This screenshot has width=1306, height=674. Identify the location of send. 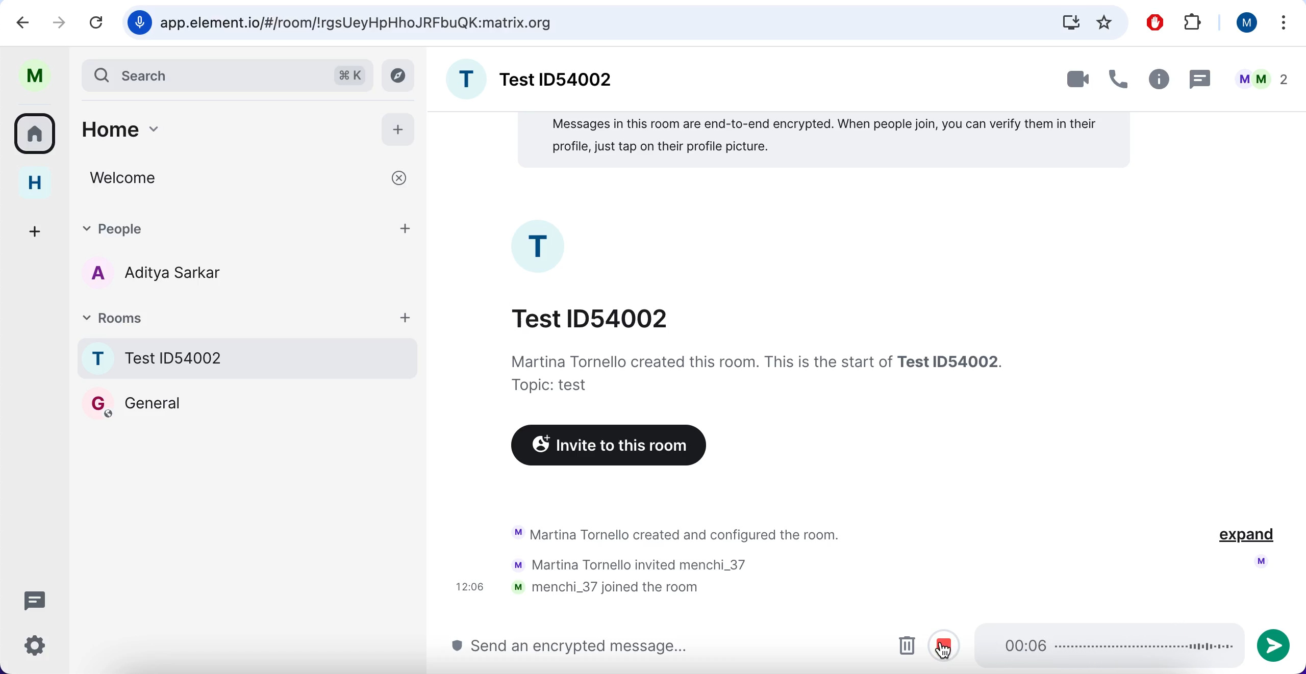
(1278, 643).